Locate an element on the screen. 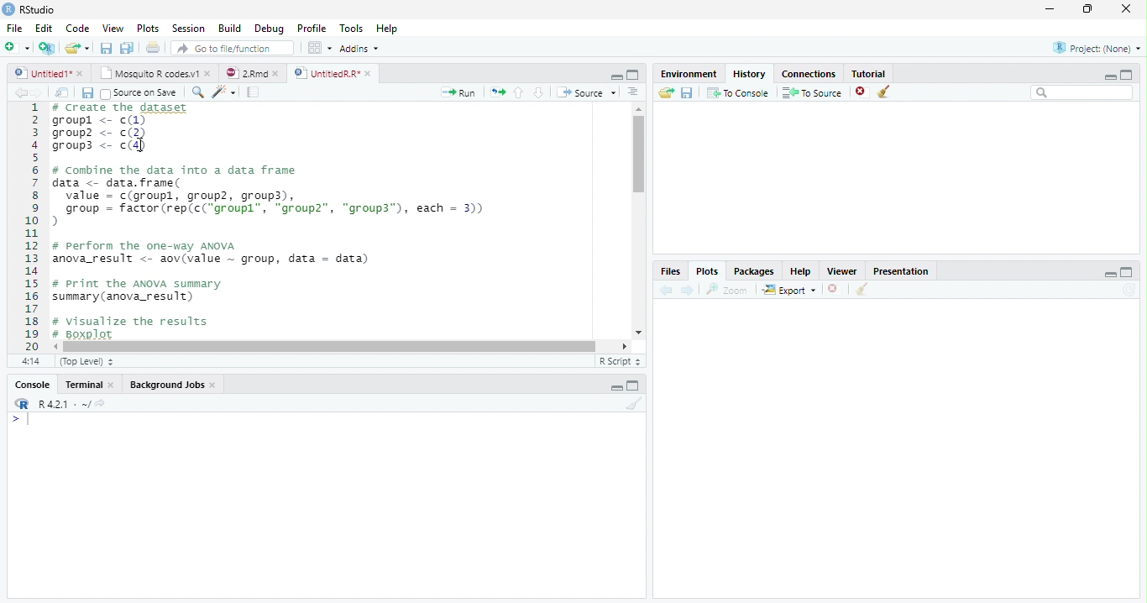 Image resolution: width=1147 pixels, height=603 pixels. View is located at coordinates (113, 29).